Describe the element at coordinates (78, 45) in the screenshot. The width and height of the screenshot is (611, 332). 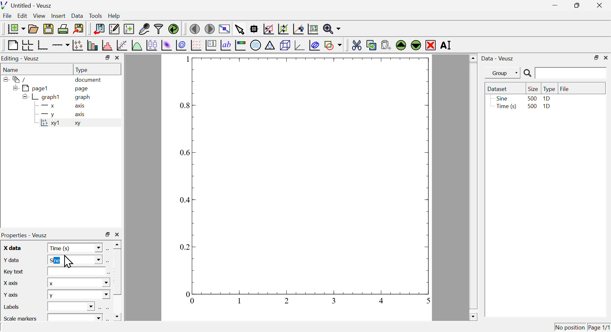
I see `plot points with lines and errorbars` at that location.